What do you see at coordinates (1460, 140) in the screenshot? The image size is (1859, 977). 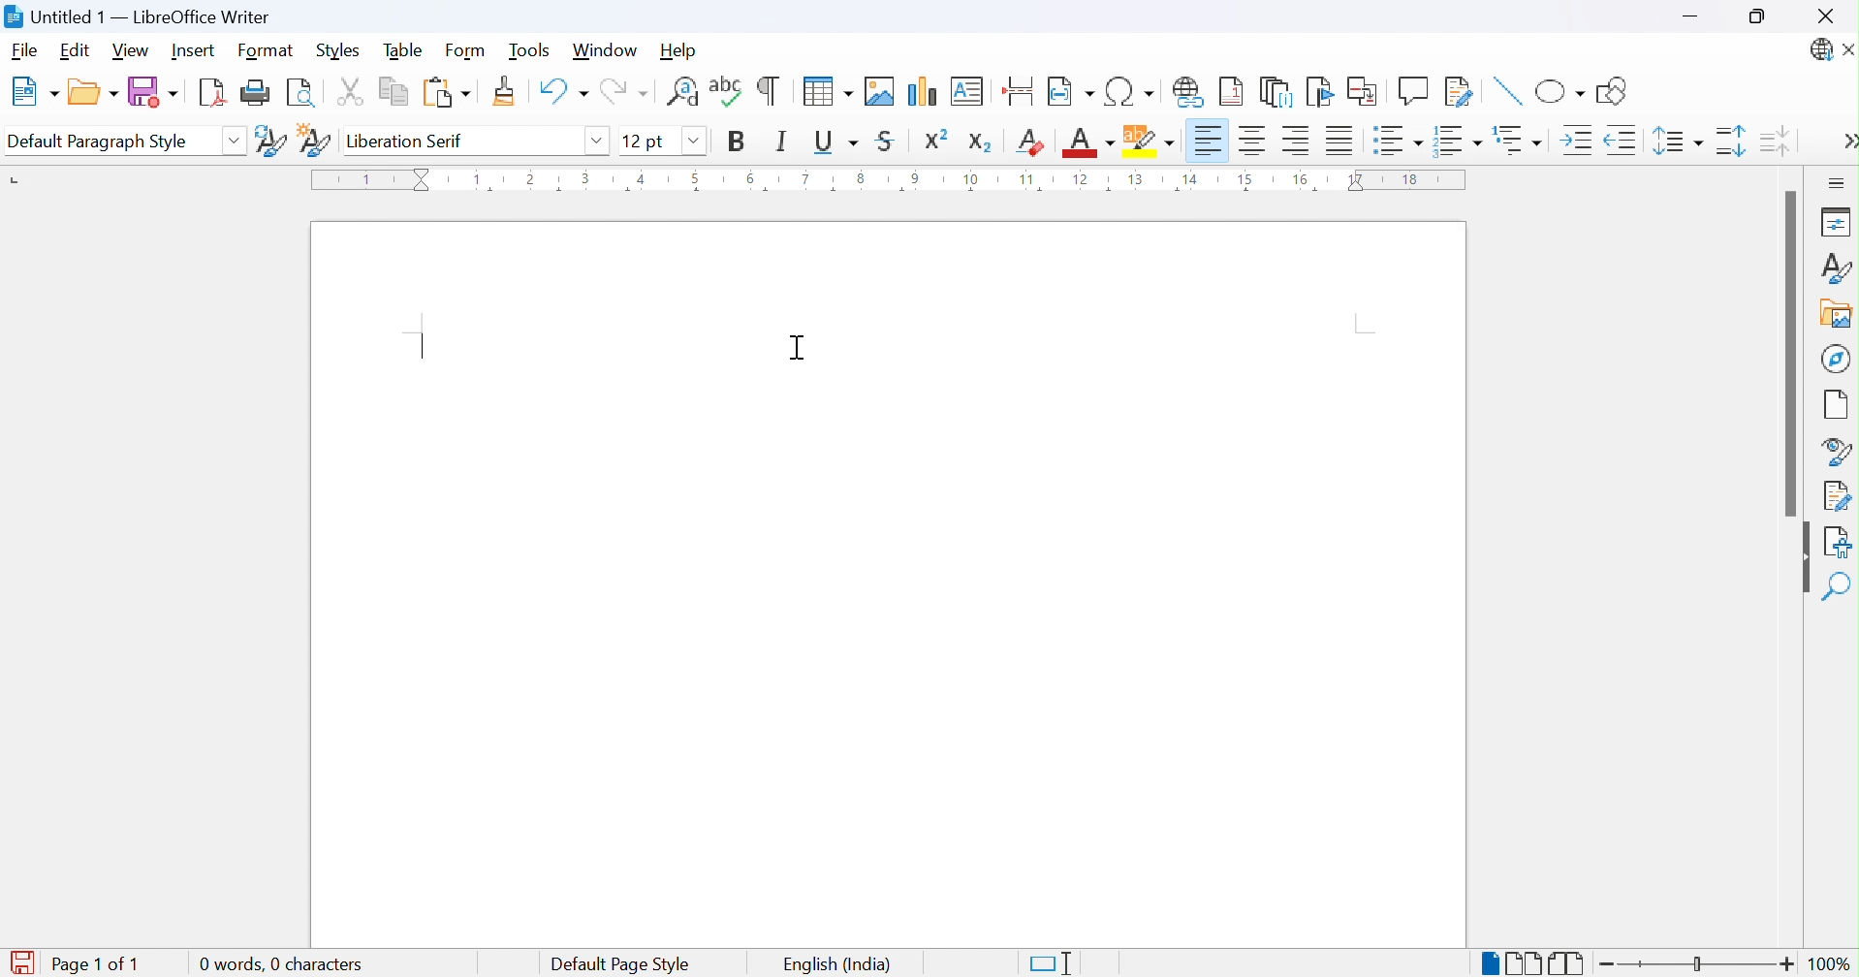 I see `Toggle ordered list` at bounding box center [1460, 140].